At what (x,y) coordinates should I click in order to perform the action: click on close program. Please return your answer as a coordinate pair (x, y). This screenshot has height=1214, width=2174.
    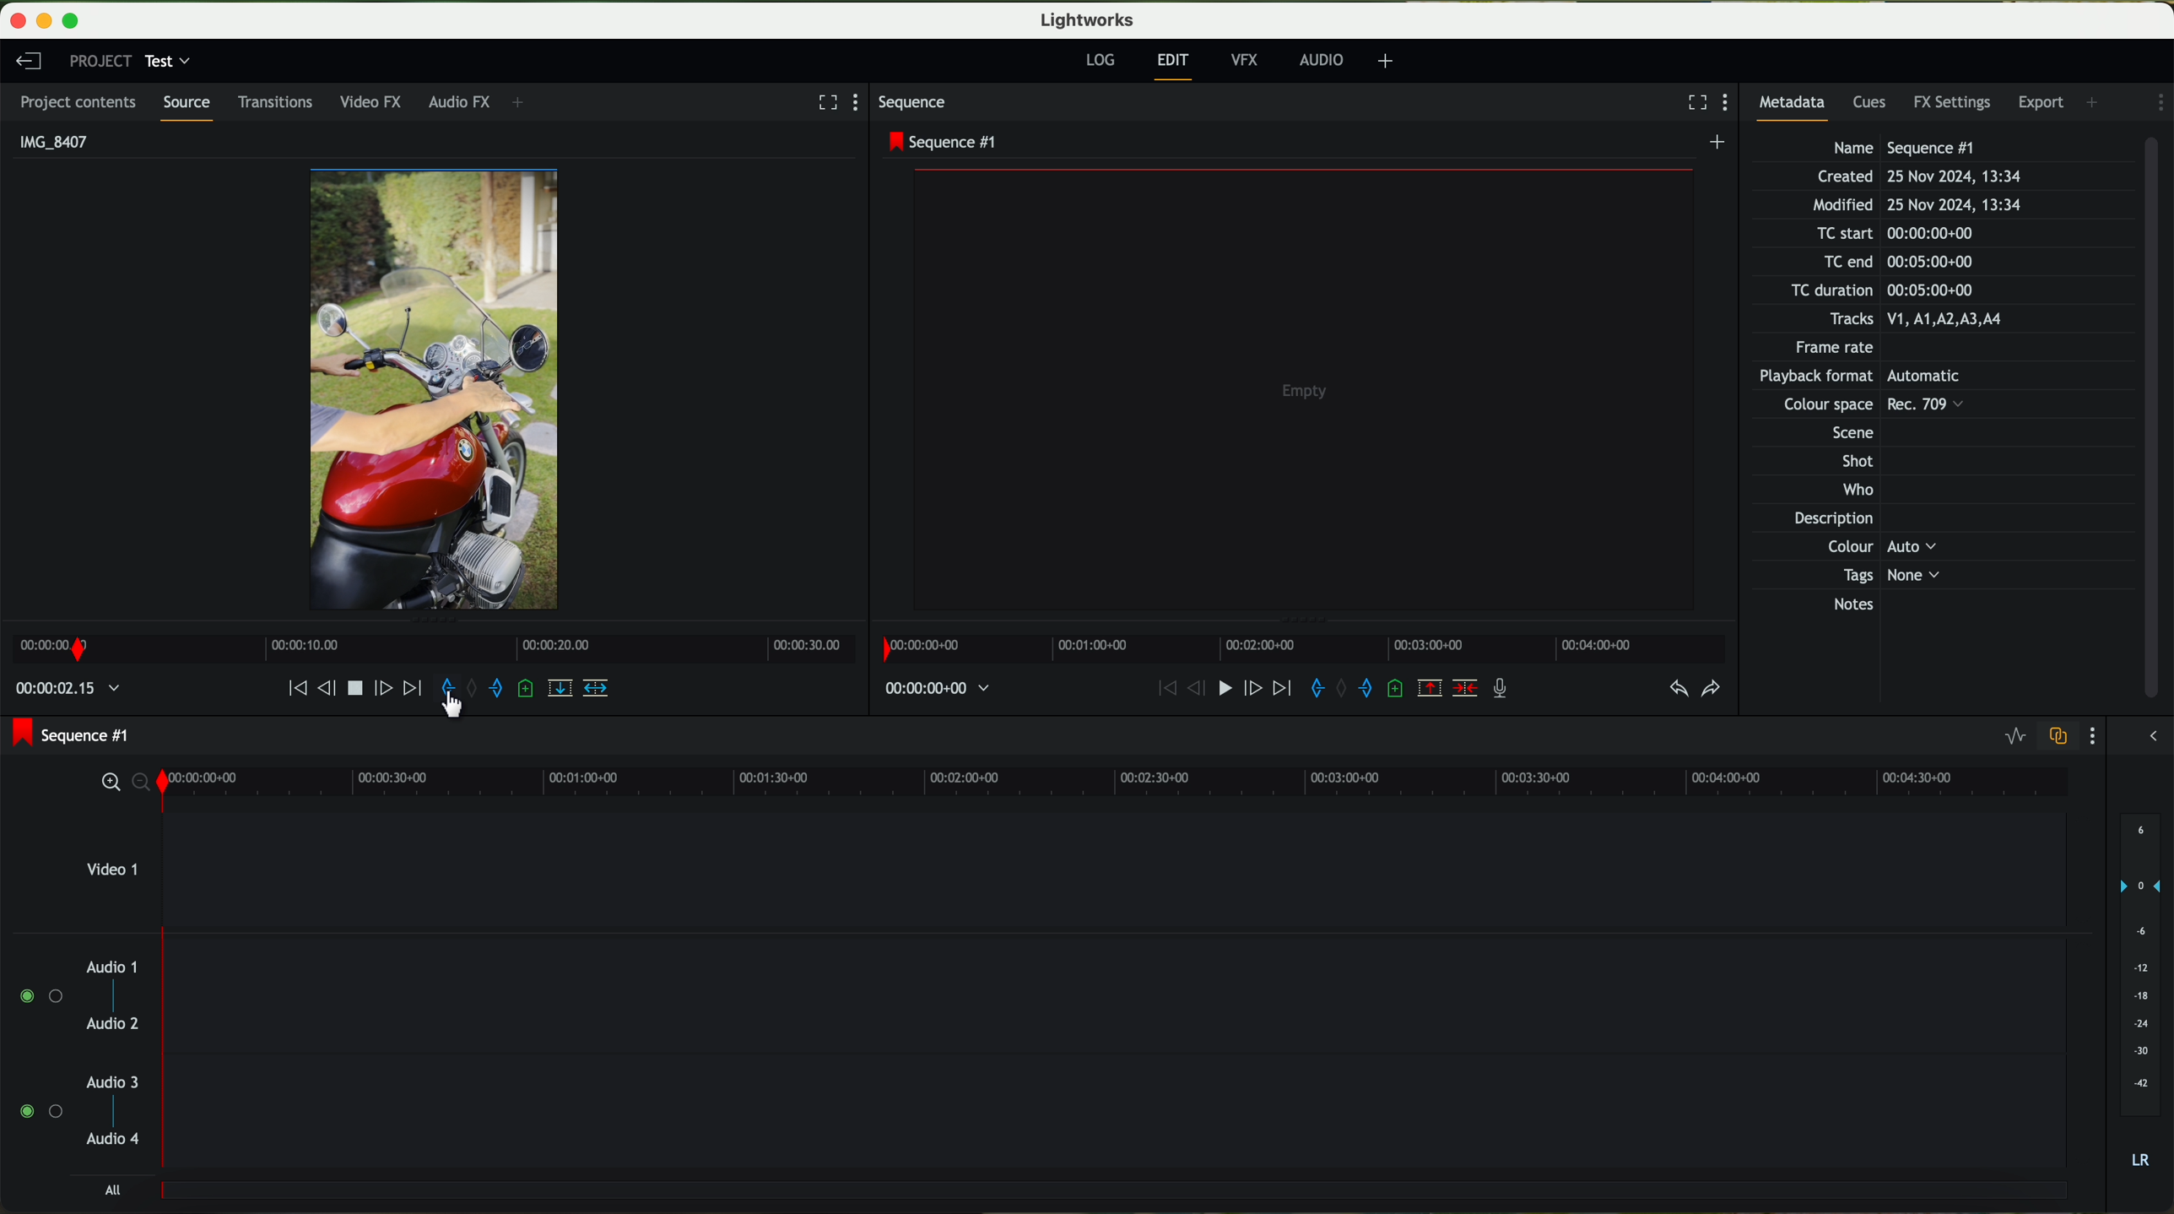
    Looking at the image, I should click on (15, 20).